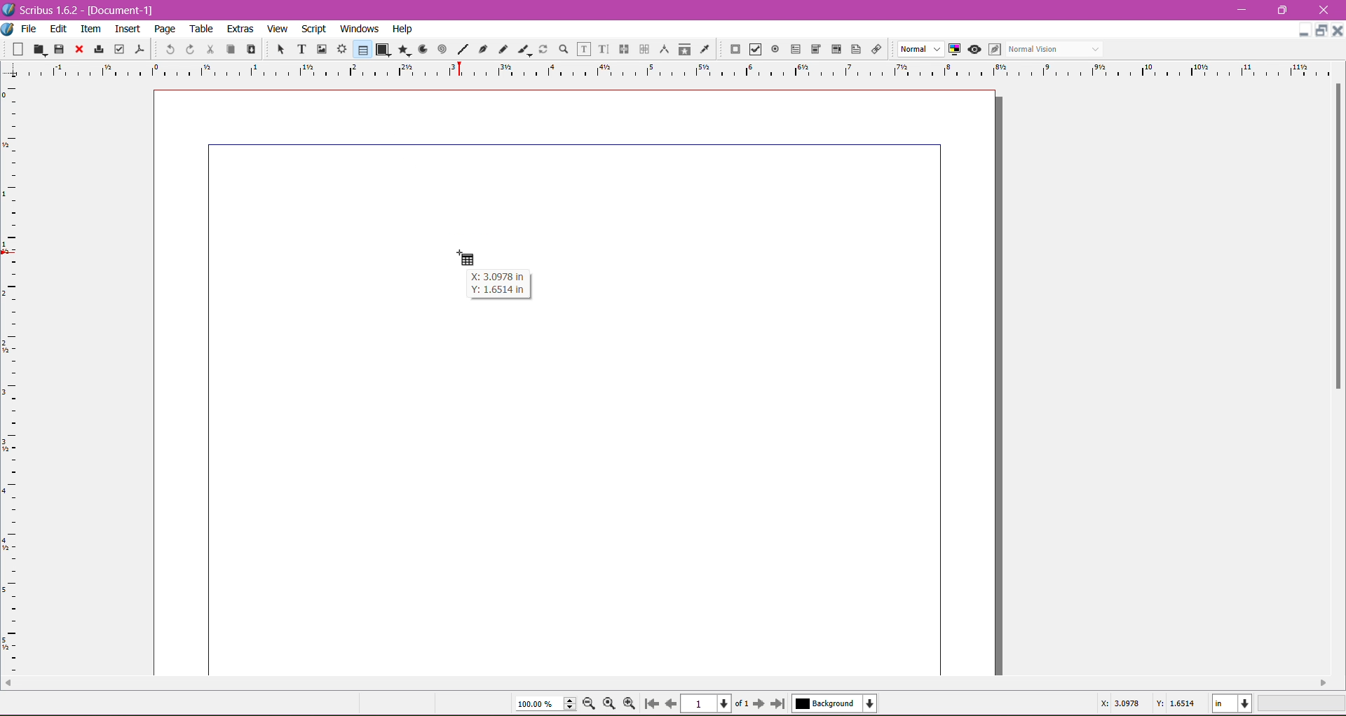 The width and height of the screenshot is (1346, 716). Describe the element at coordinates (421, 48) in the screenshot. I see `Arc` at that location.